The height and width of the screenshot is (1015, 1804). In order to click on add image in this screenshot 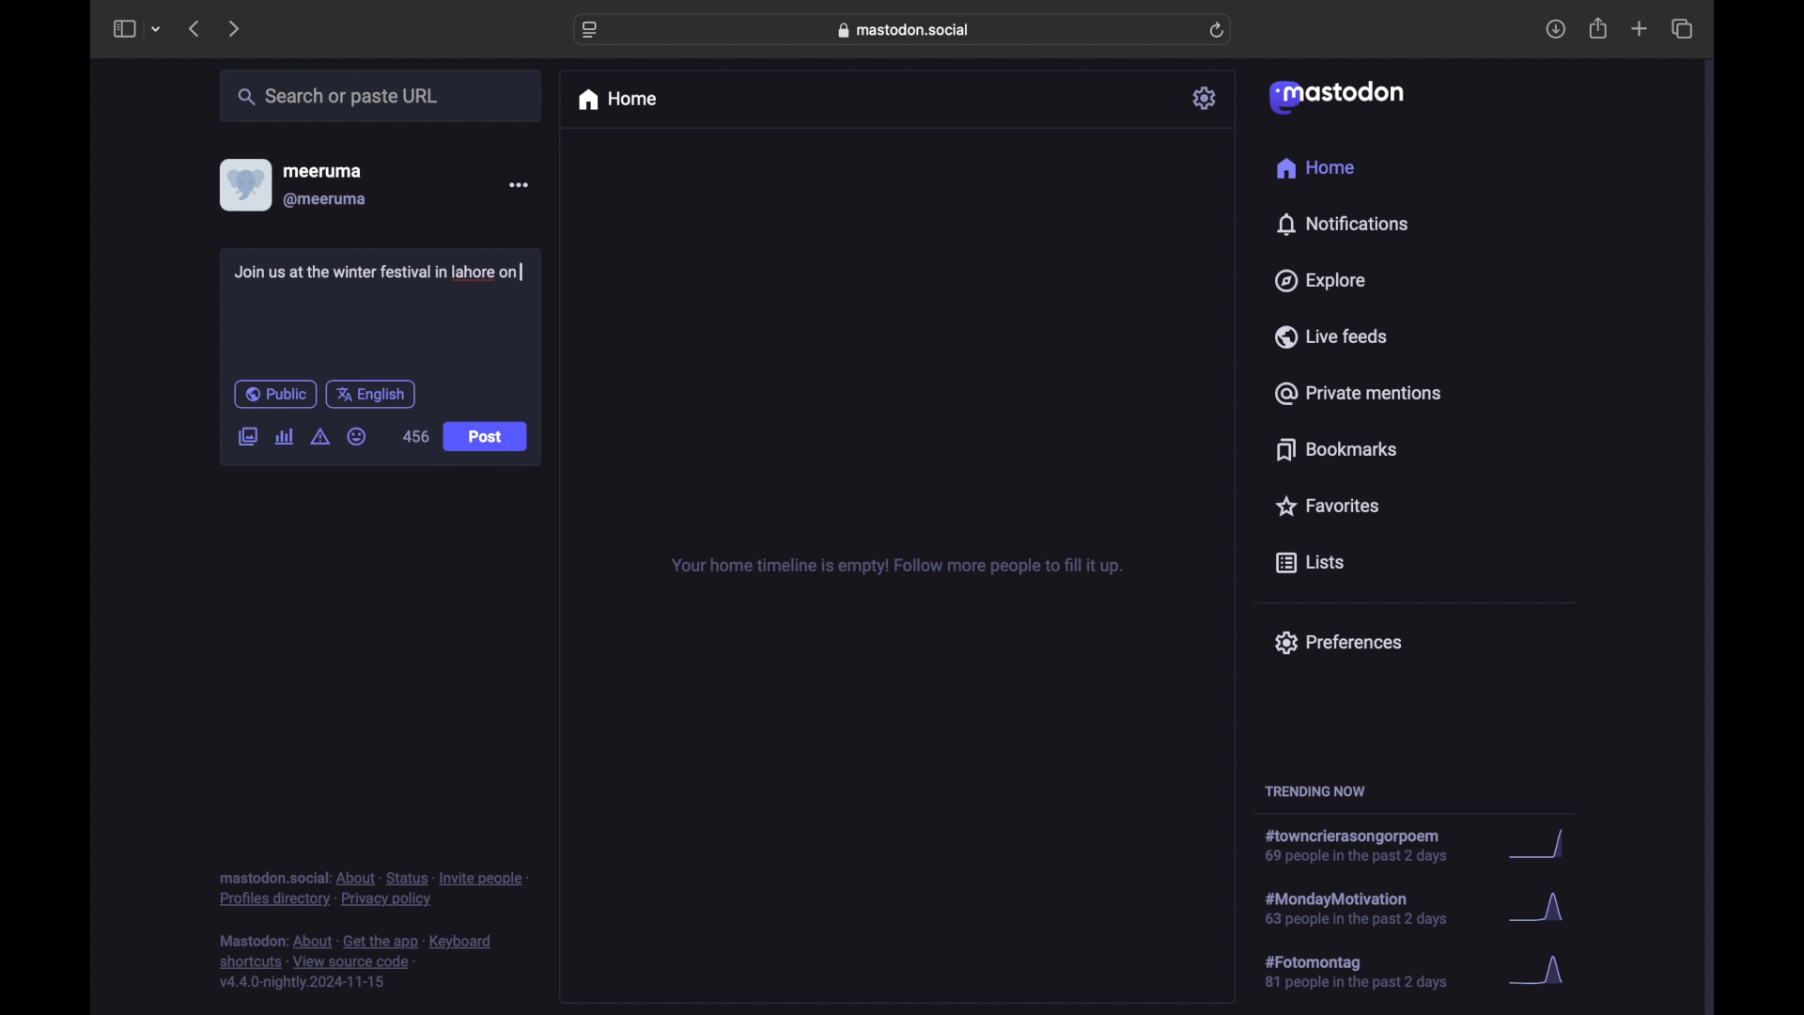, I will do `click(247, 438)`.